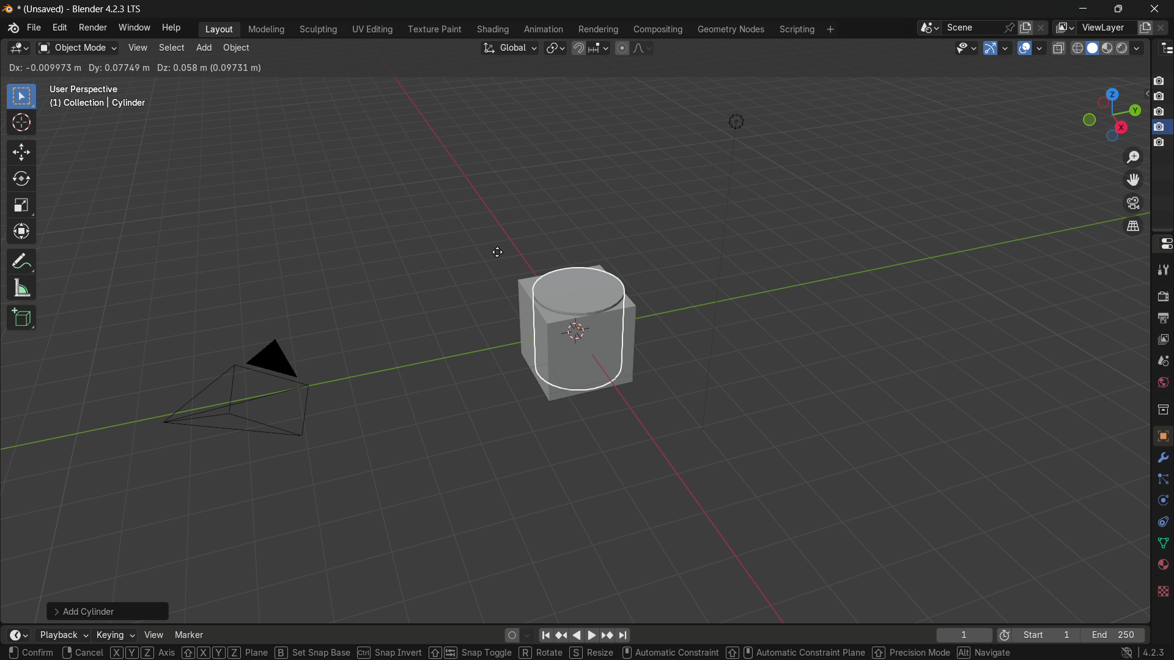  I want to click on toggle x-ray, so click(1059, 48).